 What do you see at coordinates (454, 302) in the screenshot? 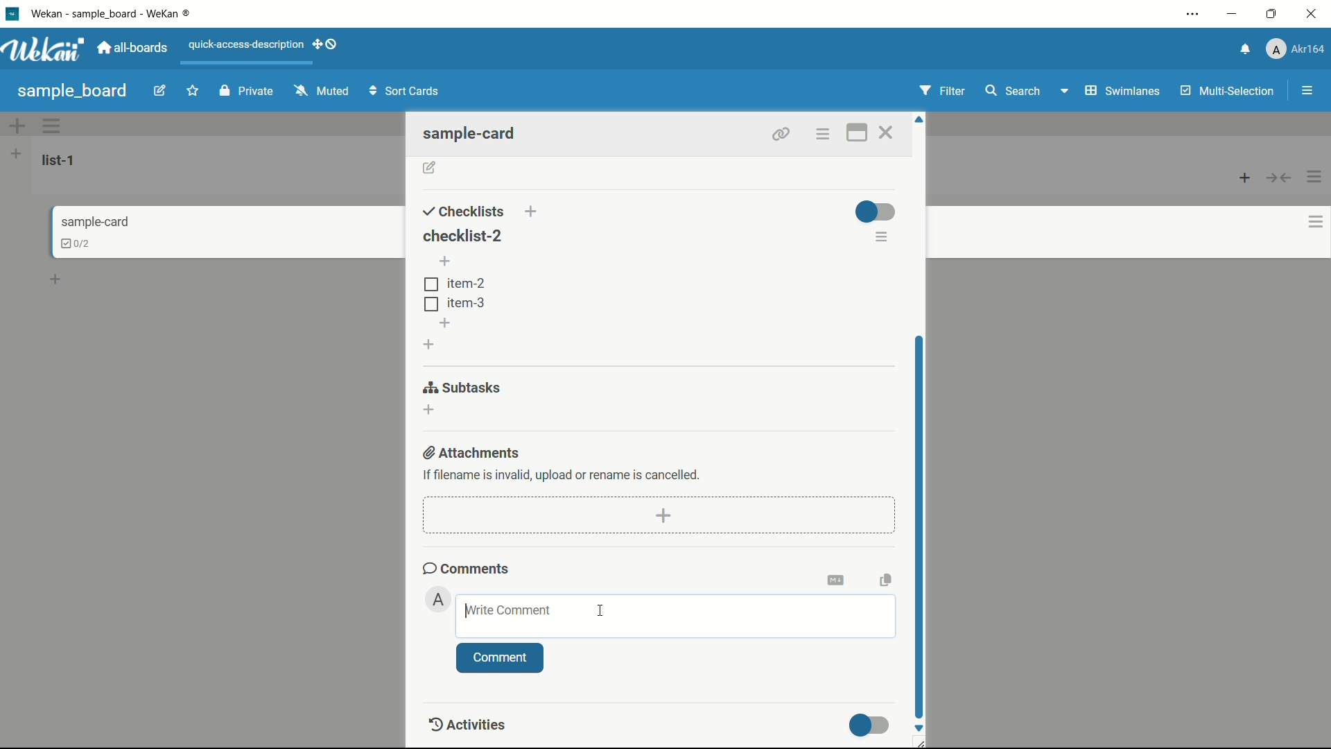
I see `tem-3` at bounding box center [454, 302].